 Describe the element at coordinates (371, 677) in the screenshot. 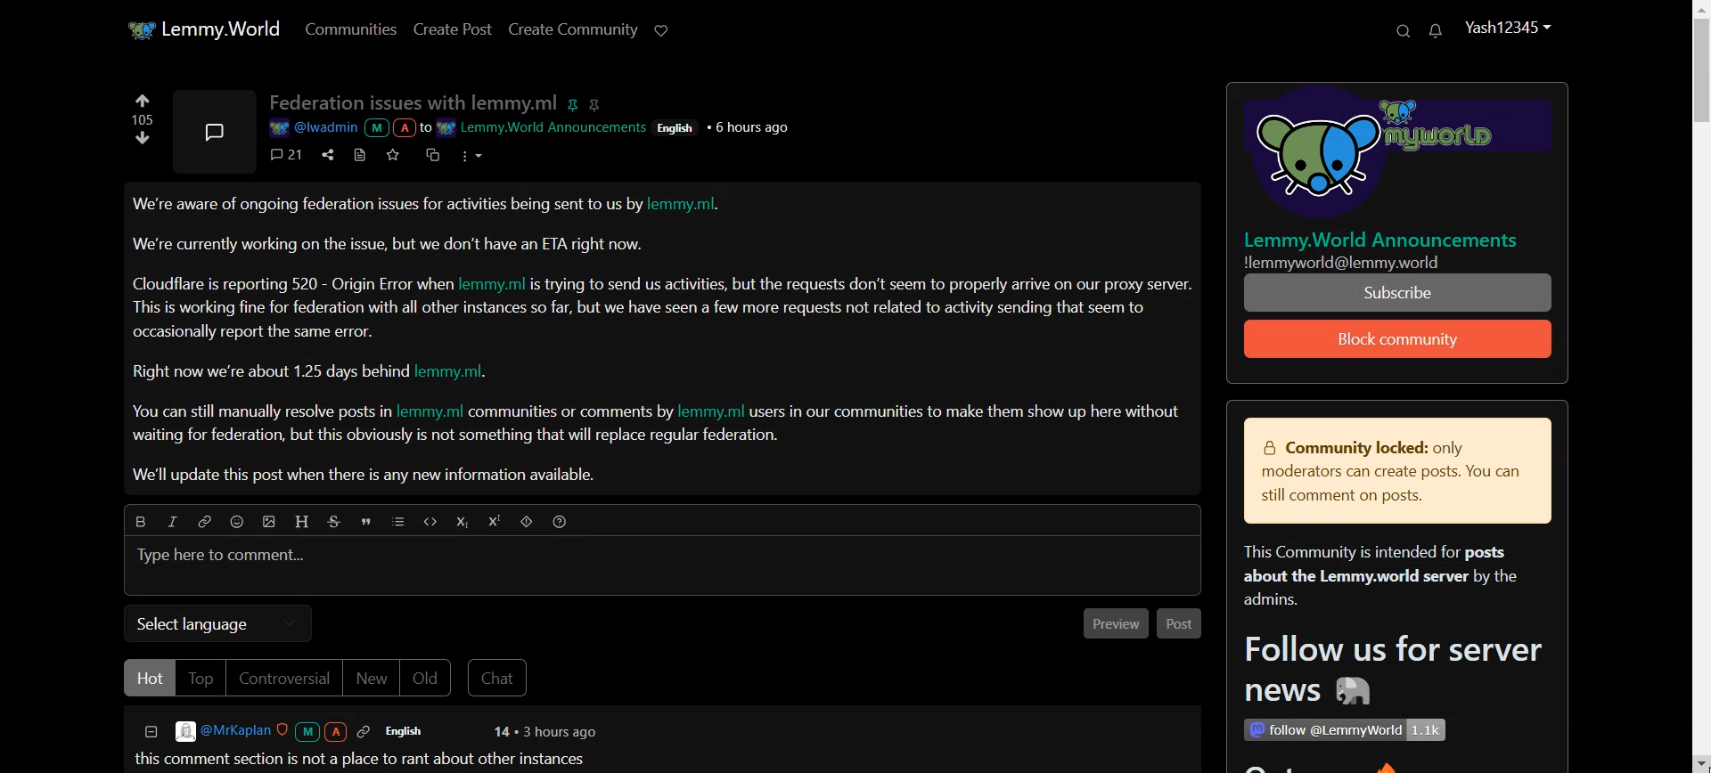

I see `New` at that location.